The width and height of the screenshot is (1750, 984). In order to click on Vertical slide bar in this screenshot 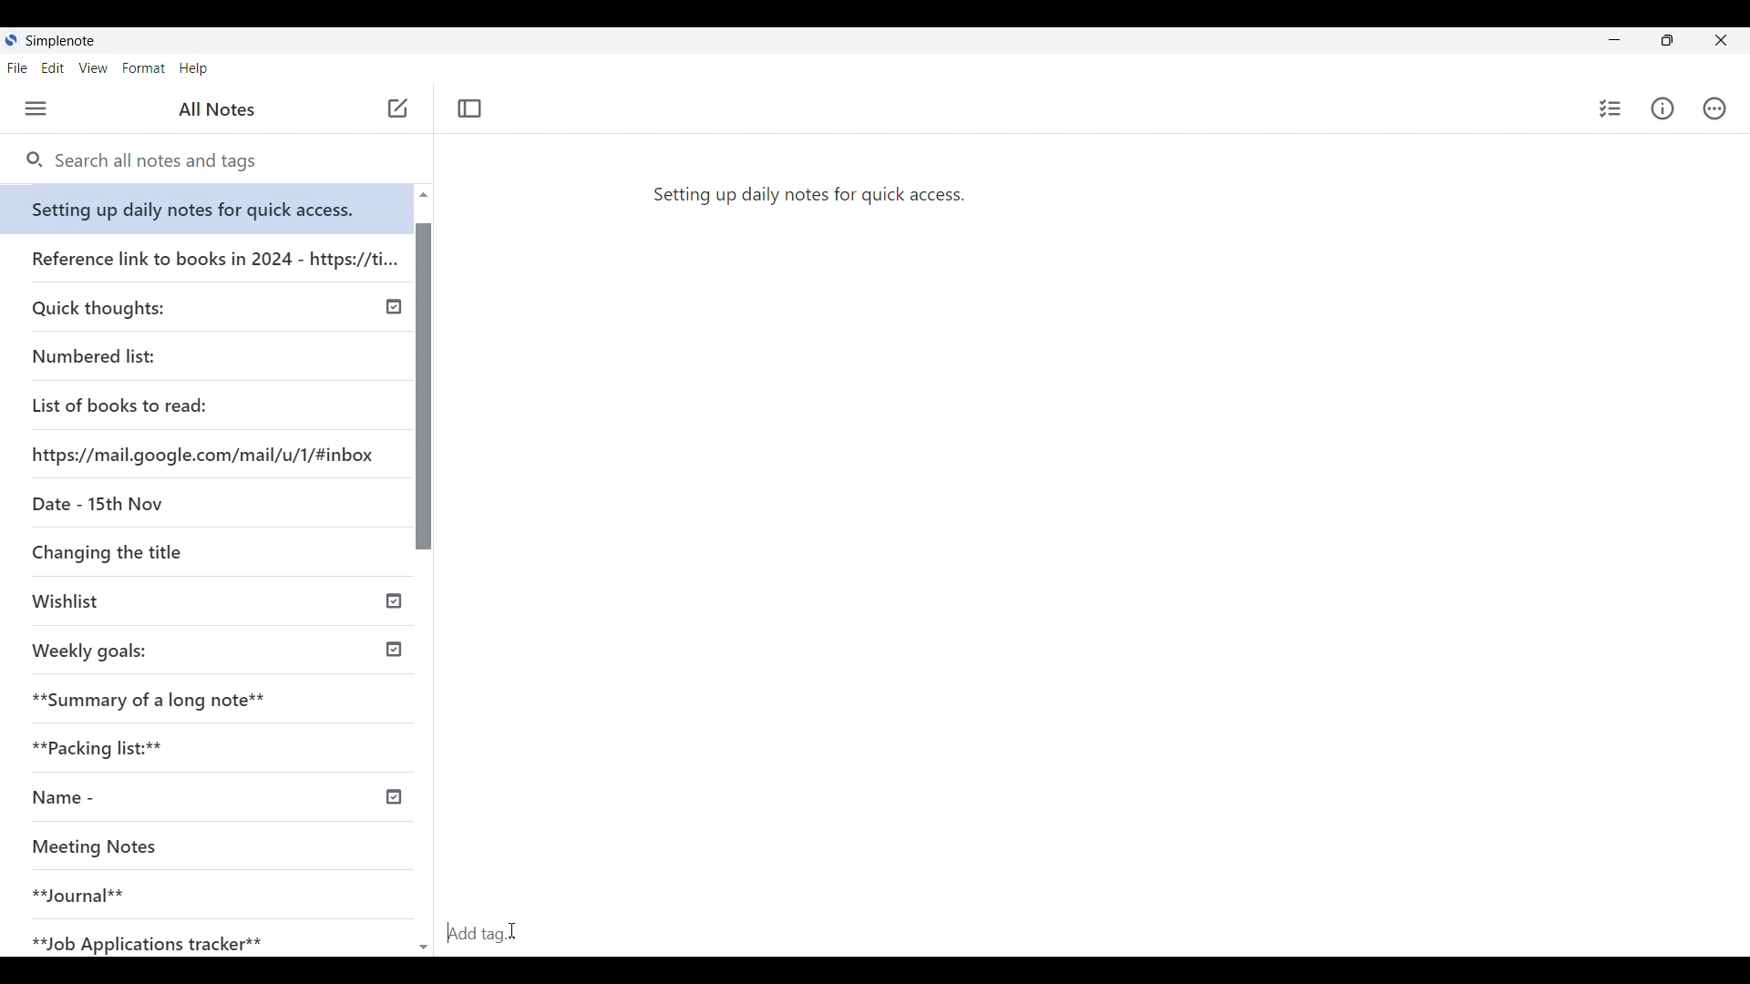, I will do `click(426, 579)`.